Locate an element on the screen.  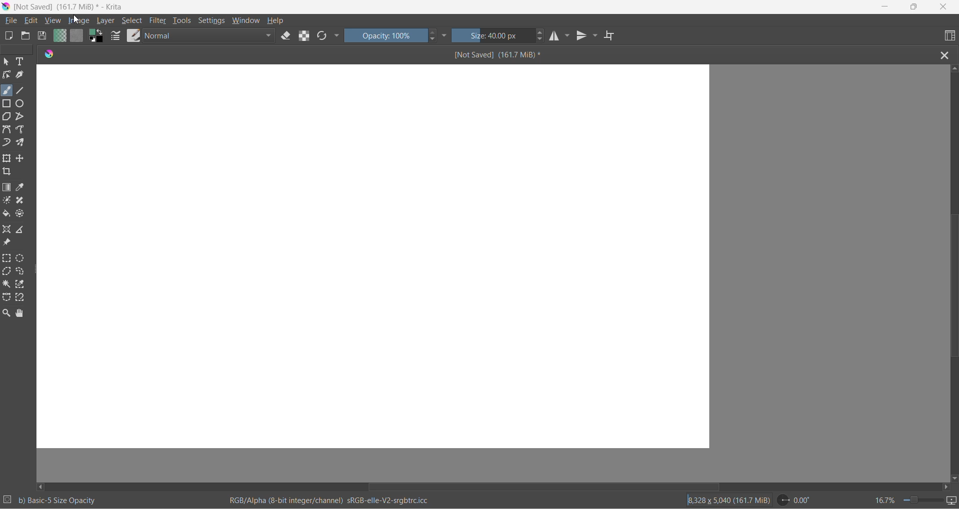
layer is located at coordinates (107, 21).